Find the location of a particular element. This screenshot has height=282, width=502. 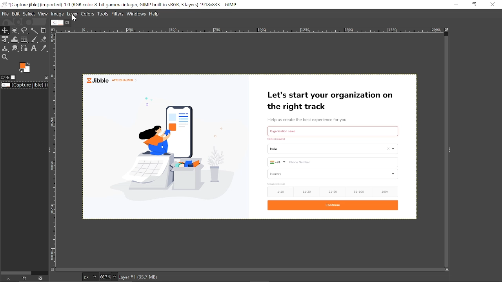

delete image is located at coordinates (40, 278).